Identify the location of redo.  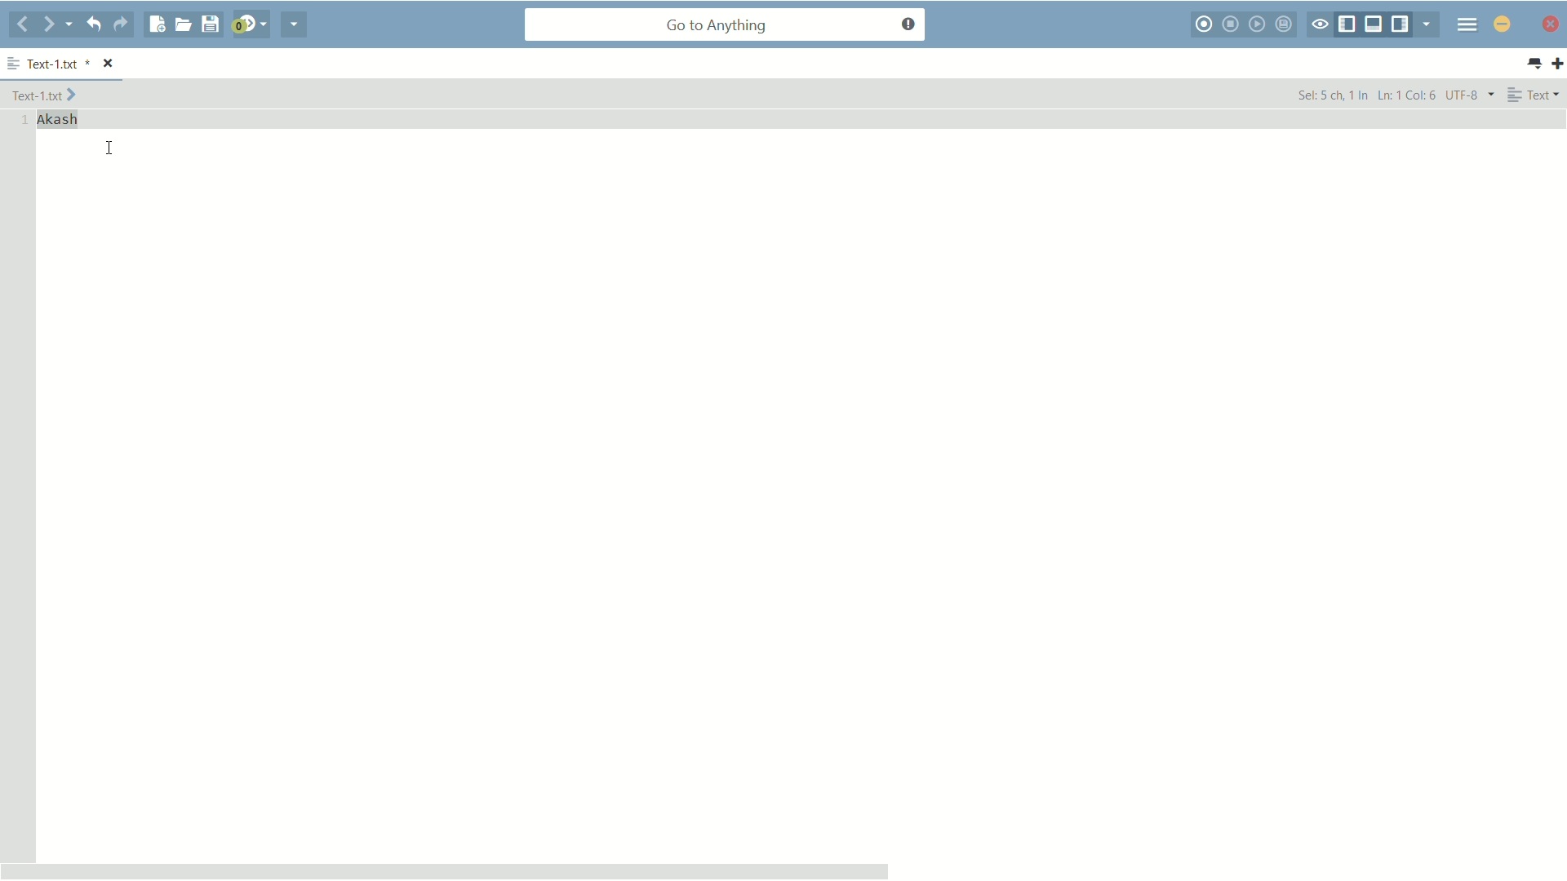
(121, 24).